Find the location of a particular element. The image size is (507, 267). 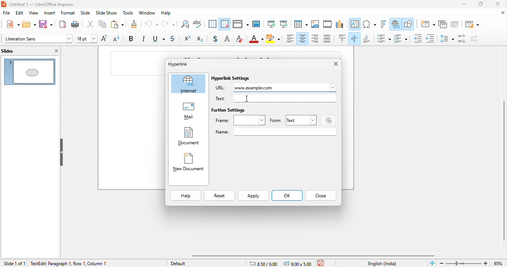

toggle ordered list is located at coordinates (402, 39).